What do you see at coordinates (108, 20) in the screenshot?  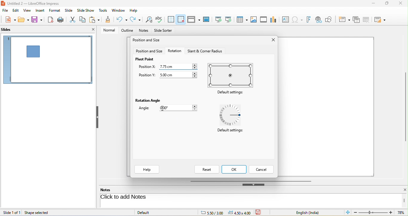 I see `clone formatting` at bounding box center [108, 20].